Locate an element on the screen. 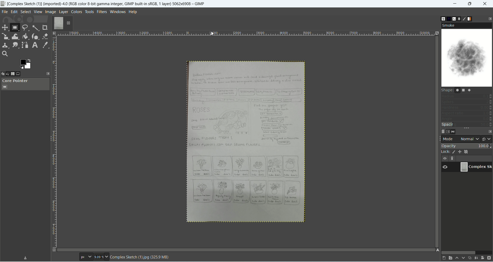  lock position and size is located at coordinates (460, 152).